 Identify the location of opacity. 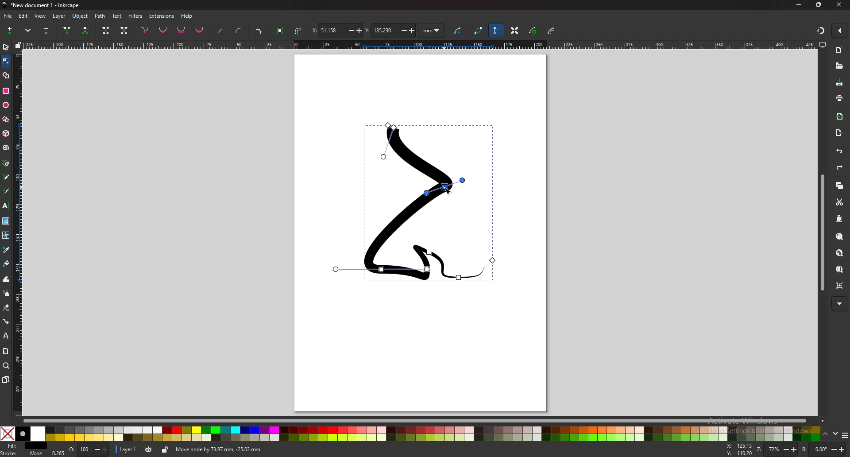
(81, 450).